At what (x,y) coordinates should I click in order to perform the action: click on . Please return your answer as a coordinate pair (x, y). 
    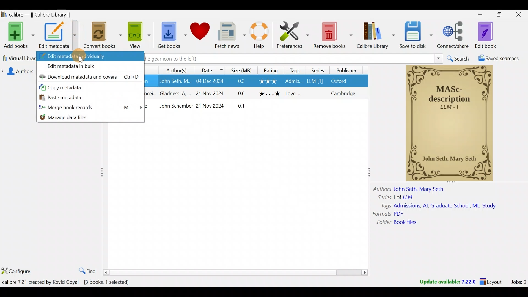
    Looking at the image, I should click on (241, 106).